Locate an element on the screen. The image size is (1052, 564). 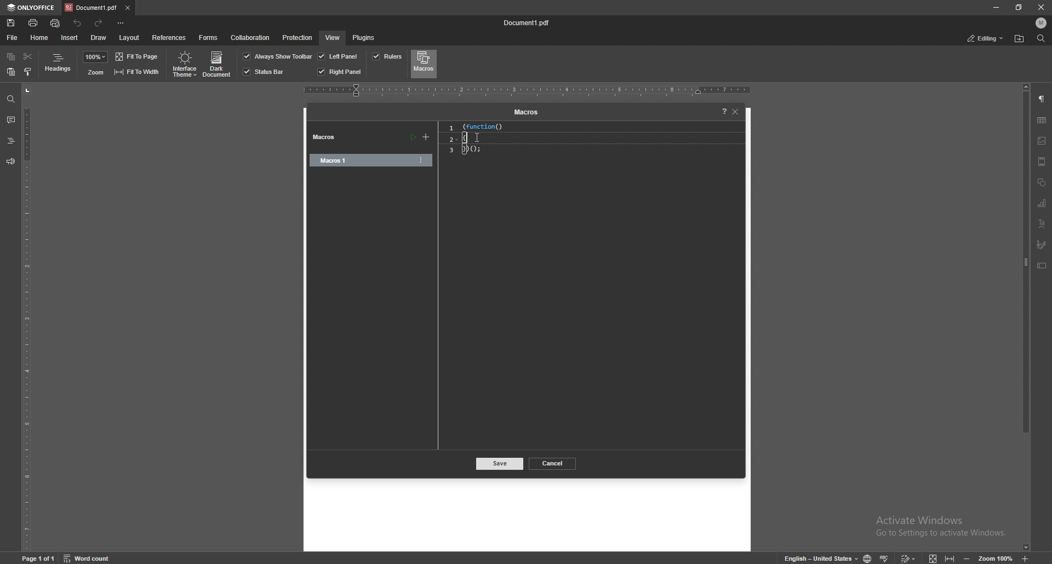
(function) is located at coordinates (479, 126).